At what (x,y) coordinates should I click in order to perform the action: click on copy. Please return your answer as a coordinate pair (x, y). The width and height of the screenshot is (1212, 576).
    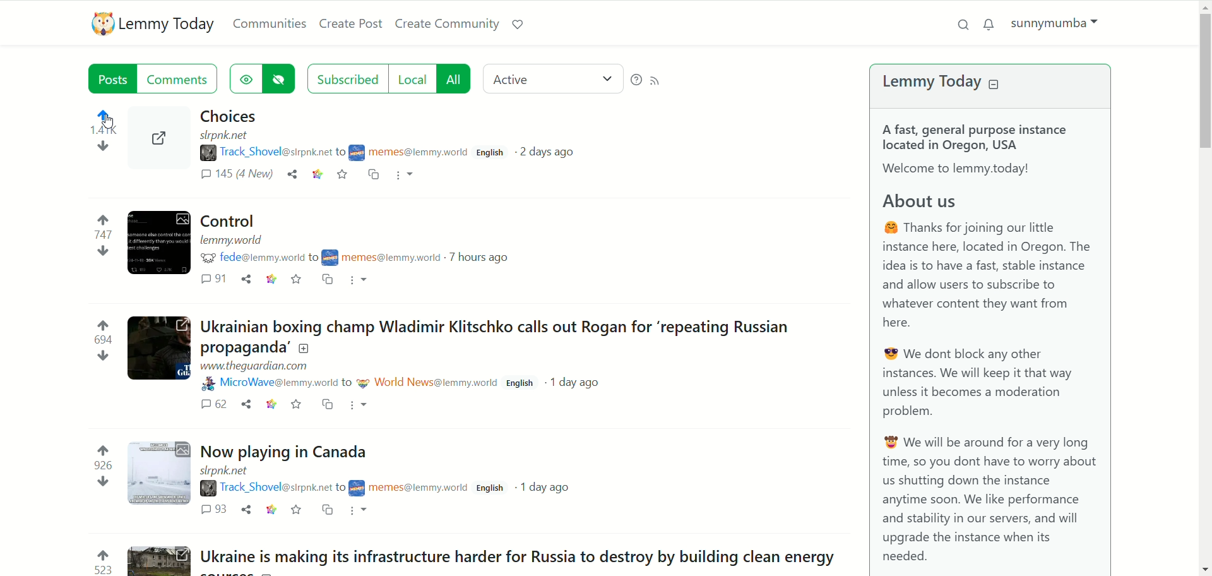
    Looking at the image, I should click on (330, 405).